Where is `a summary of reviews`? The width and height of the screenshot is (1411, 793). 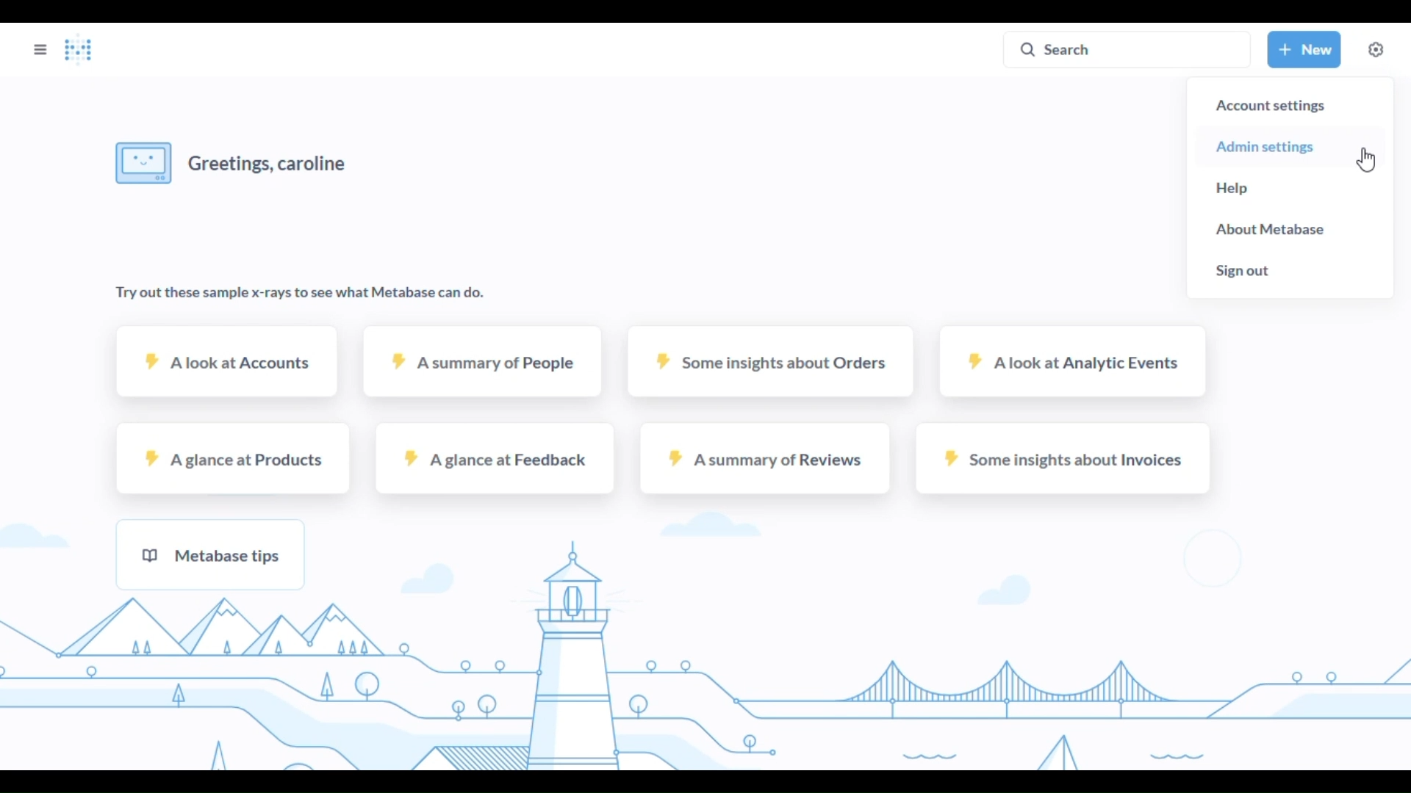 a summary of reviews is located at coordinates (764, 458).